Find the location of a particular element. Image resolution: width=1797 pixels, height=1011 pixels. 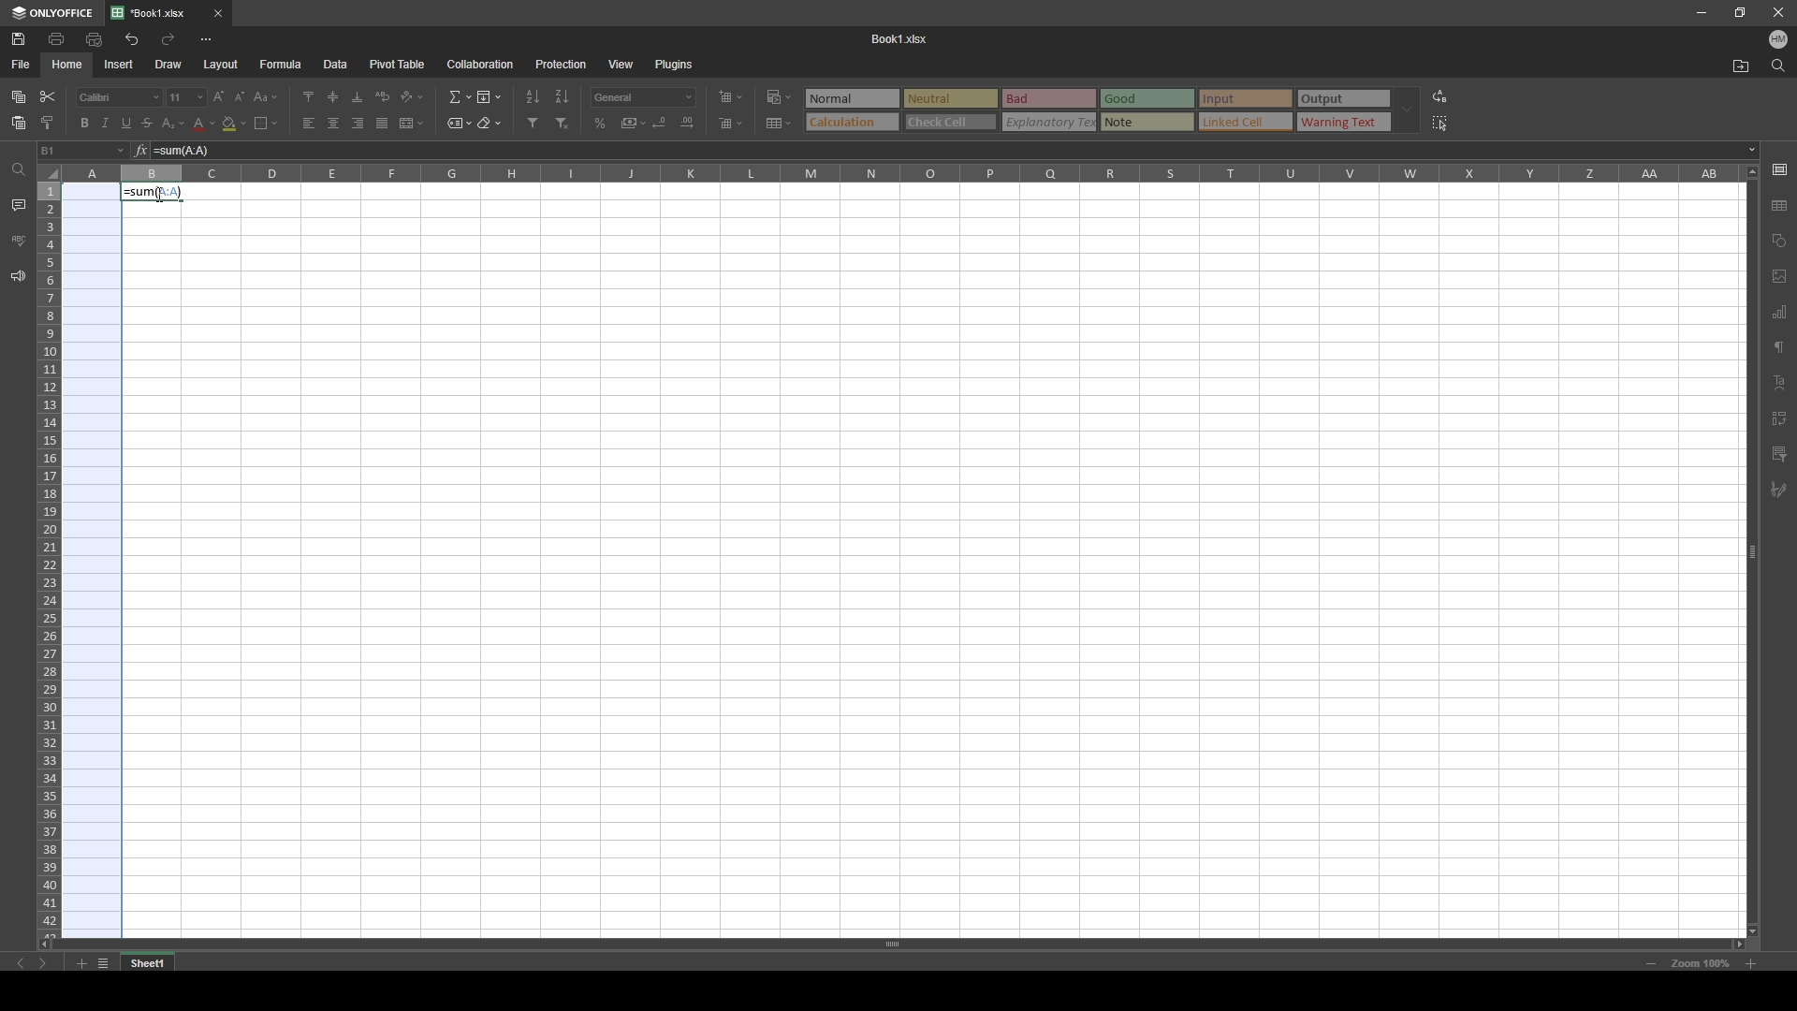

onlyoffice is located at coordinates (52, 13).